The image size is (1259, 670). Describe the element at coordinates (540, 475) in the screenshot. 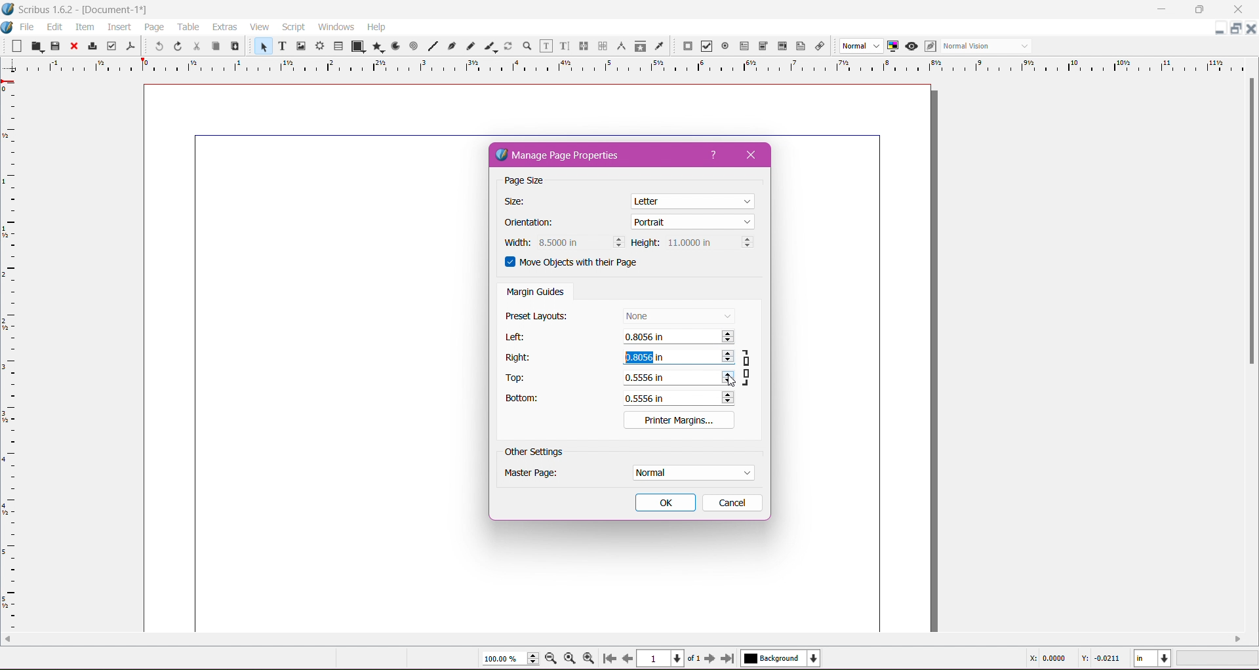

I see `Master Page` at that location.